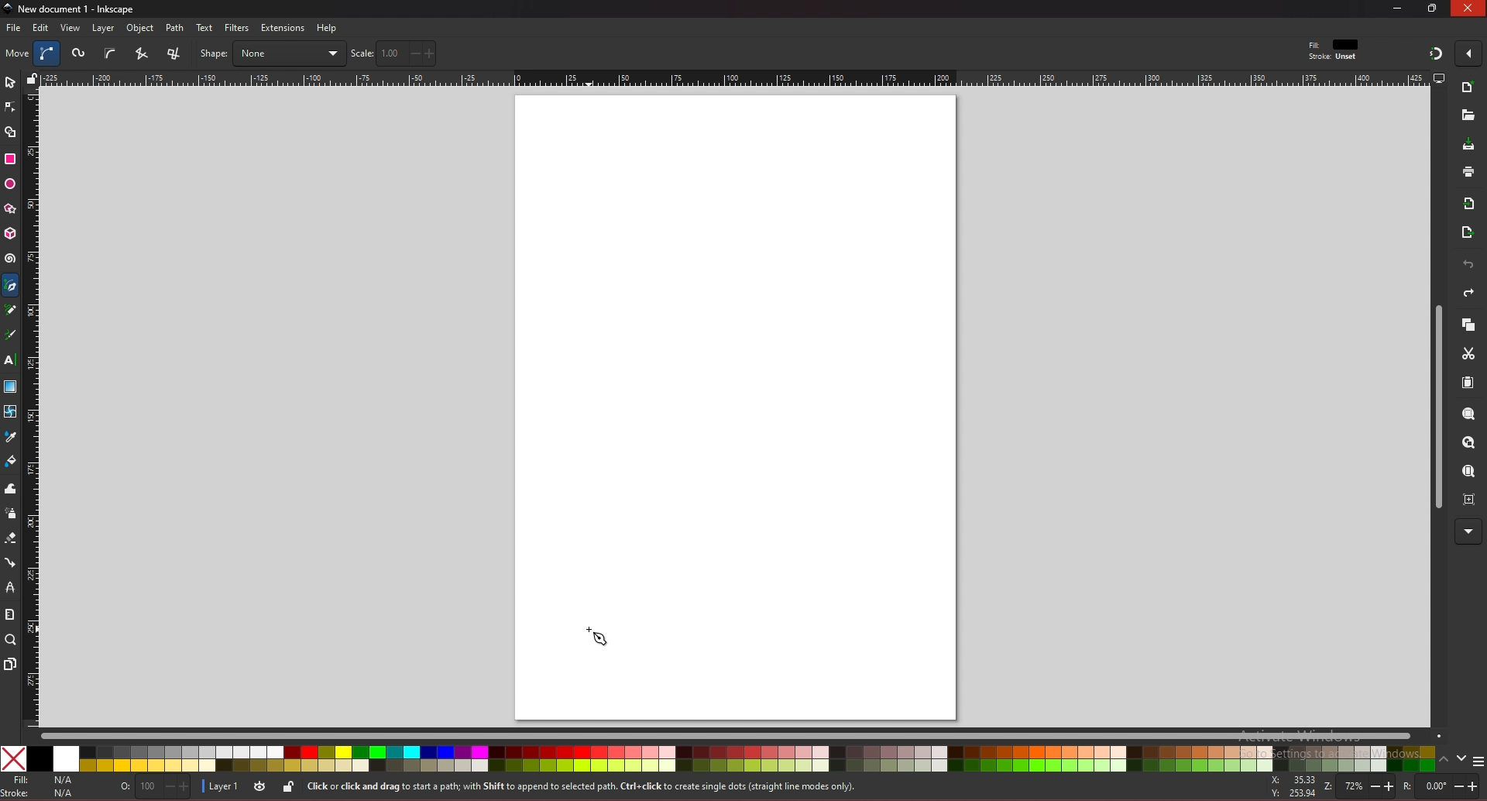  I want to click on rotate, so click(1438, 786).